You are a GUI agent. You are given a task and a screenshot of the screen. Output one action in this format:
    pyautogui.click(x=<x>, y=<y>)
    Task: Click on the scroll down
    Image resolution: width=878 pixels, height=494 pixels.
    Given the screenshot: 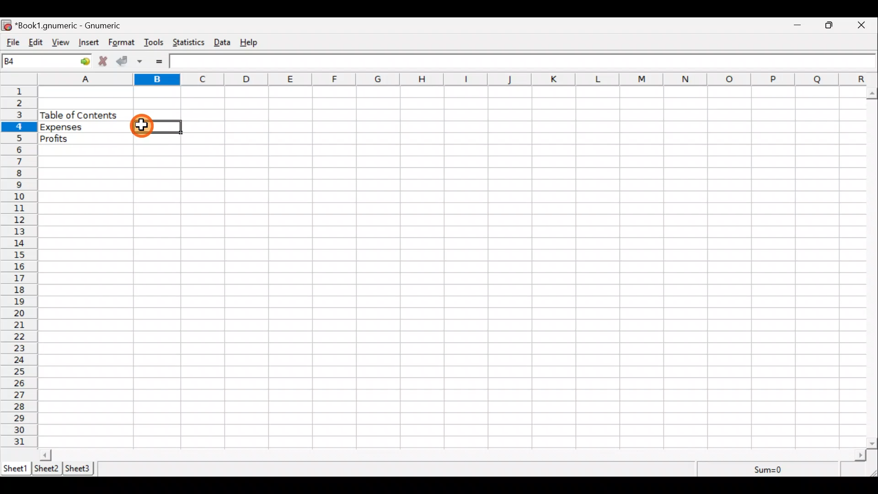 What is the action you would take?
    pyautogui.click(x=873, y=443)
    